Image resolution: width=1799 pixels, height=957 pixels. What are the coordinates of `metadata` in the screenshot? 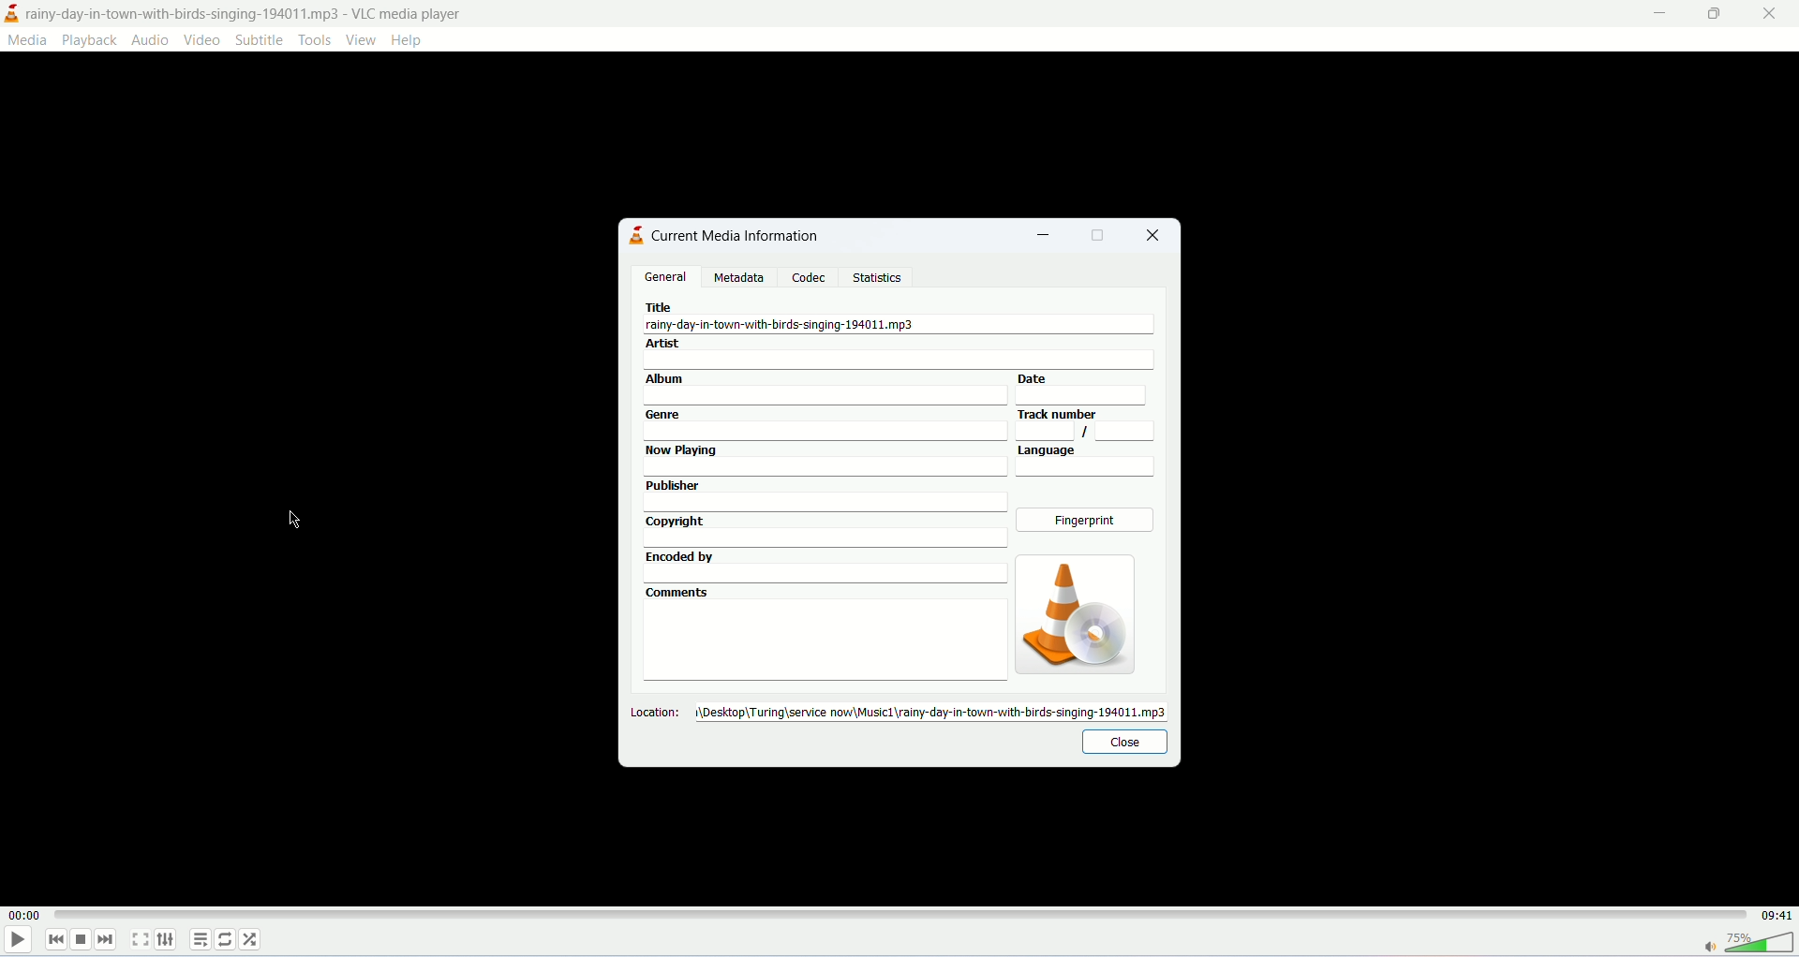 It's located at (746, 278).